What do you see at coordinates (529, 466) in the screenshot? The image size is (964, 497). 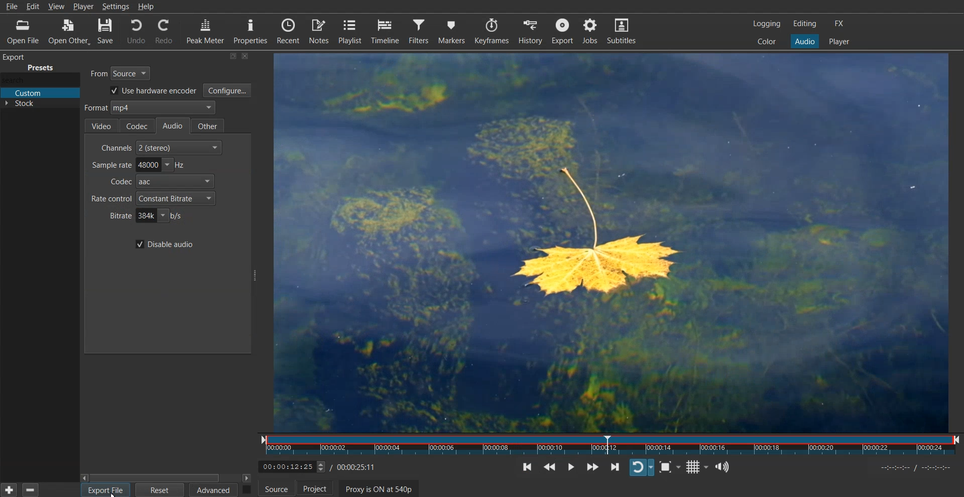 I see `Skip to the previous point` at bounding box center [529, 466].